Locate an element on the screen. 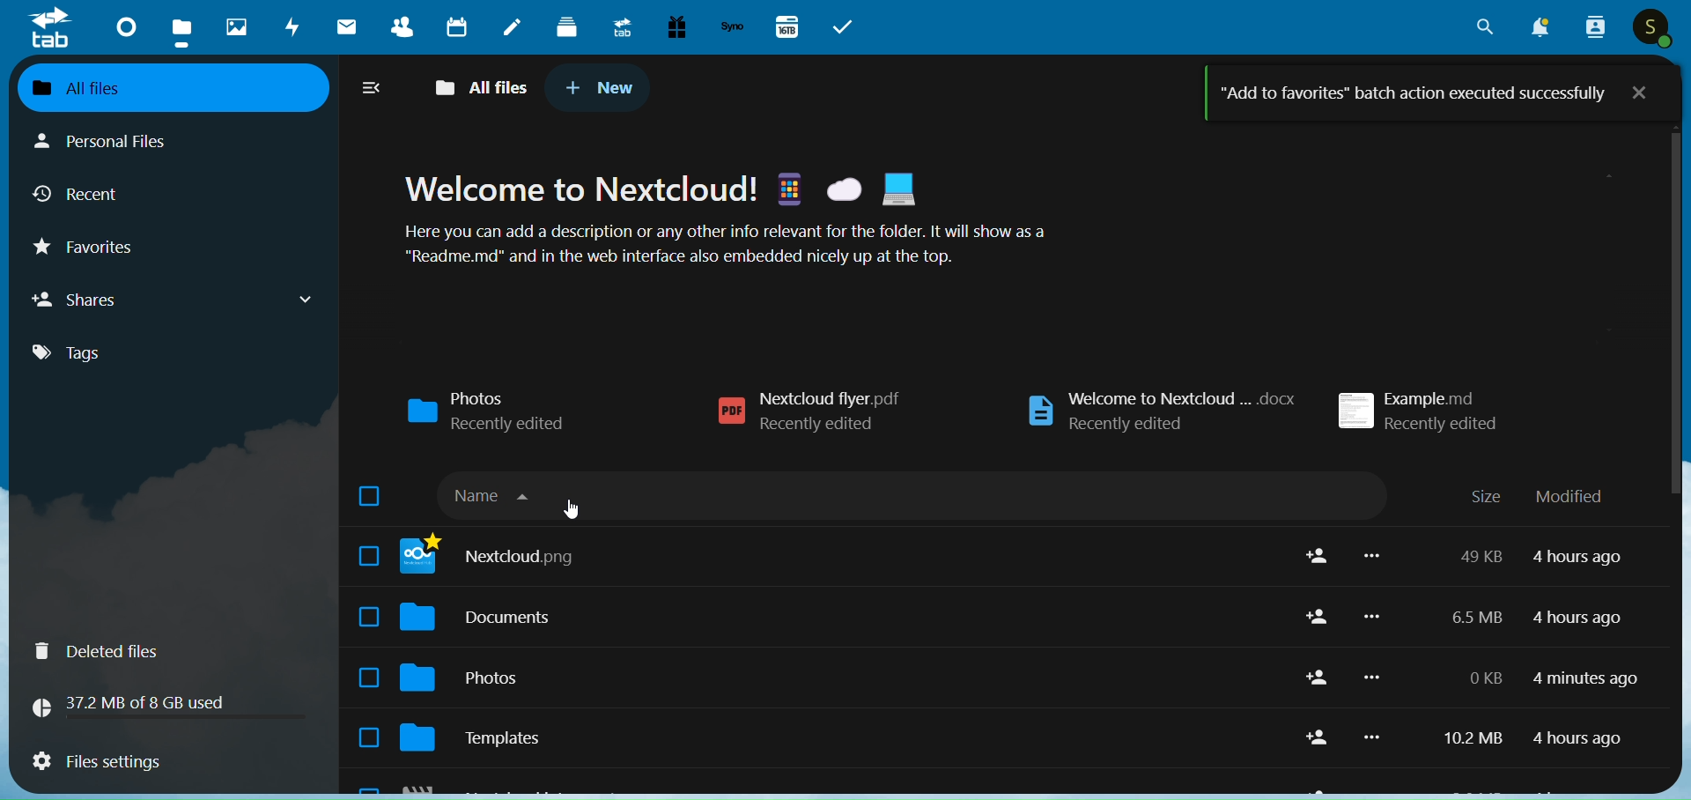 This screenshot has height=800, width=1691. favorites is located at coordinates (90, 248).